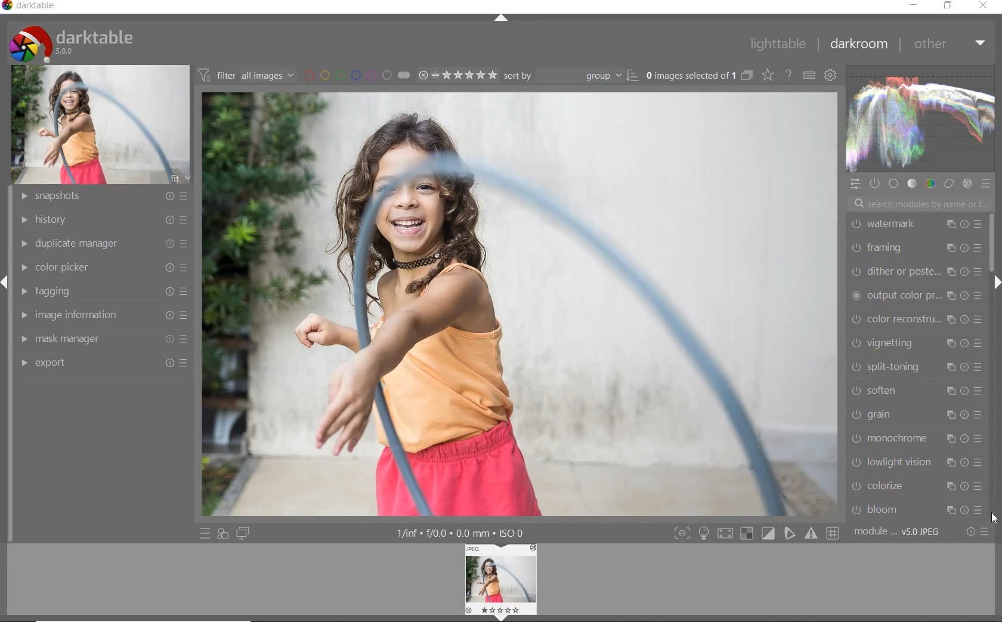 The image size is (1002, 622). What do you see at coordinates (103, 292) in the screenshot?
I see `tagging` at bounding box center [103, 292].